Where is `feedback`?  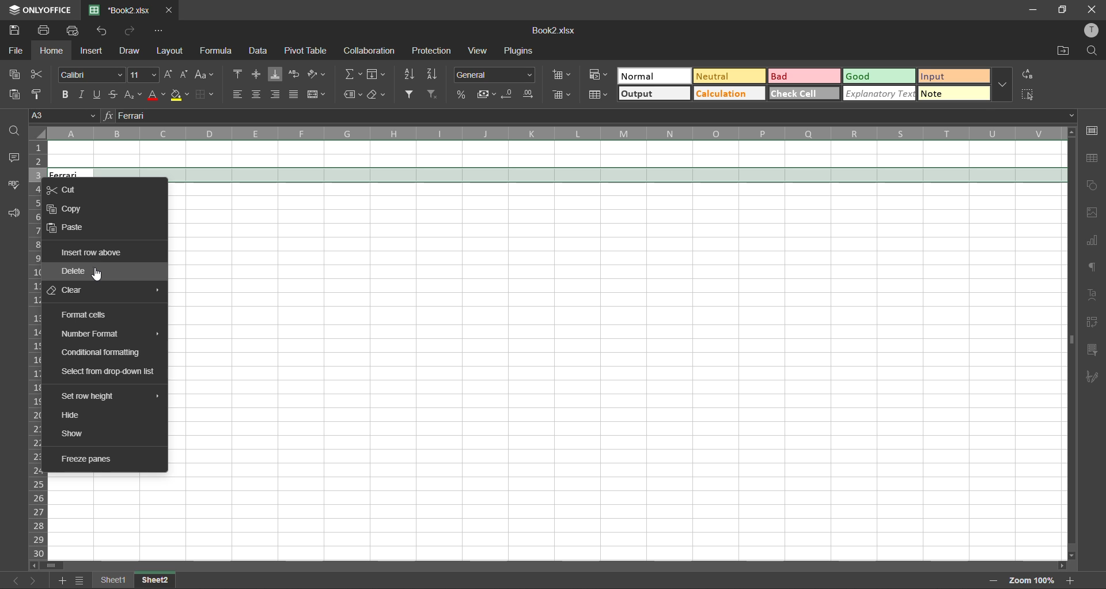
feedback is located at coordinates (14, 214).